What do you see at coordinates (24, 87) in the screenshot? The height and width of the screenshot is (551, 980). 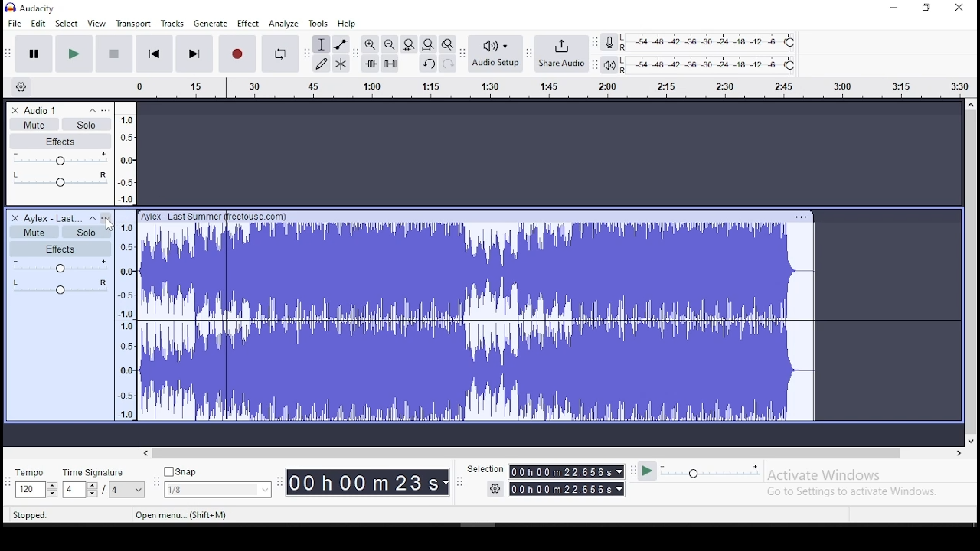 I see `timeline options` at bounding box center [24, 87].